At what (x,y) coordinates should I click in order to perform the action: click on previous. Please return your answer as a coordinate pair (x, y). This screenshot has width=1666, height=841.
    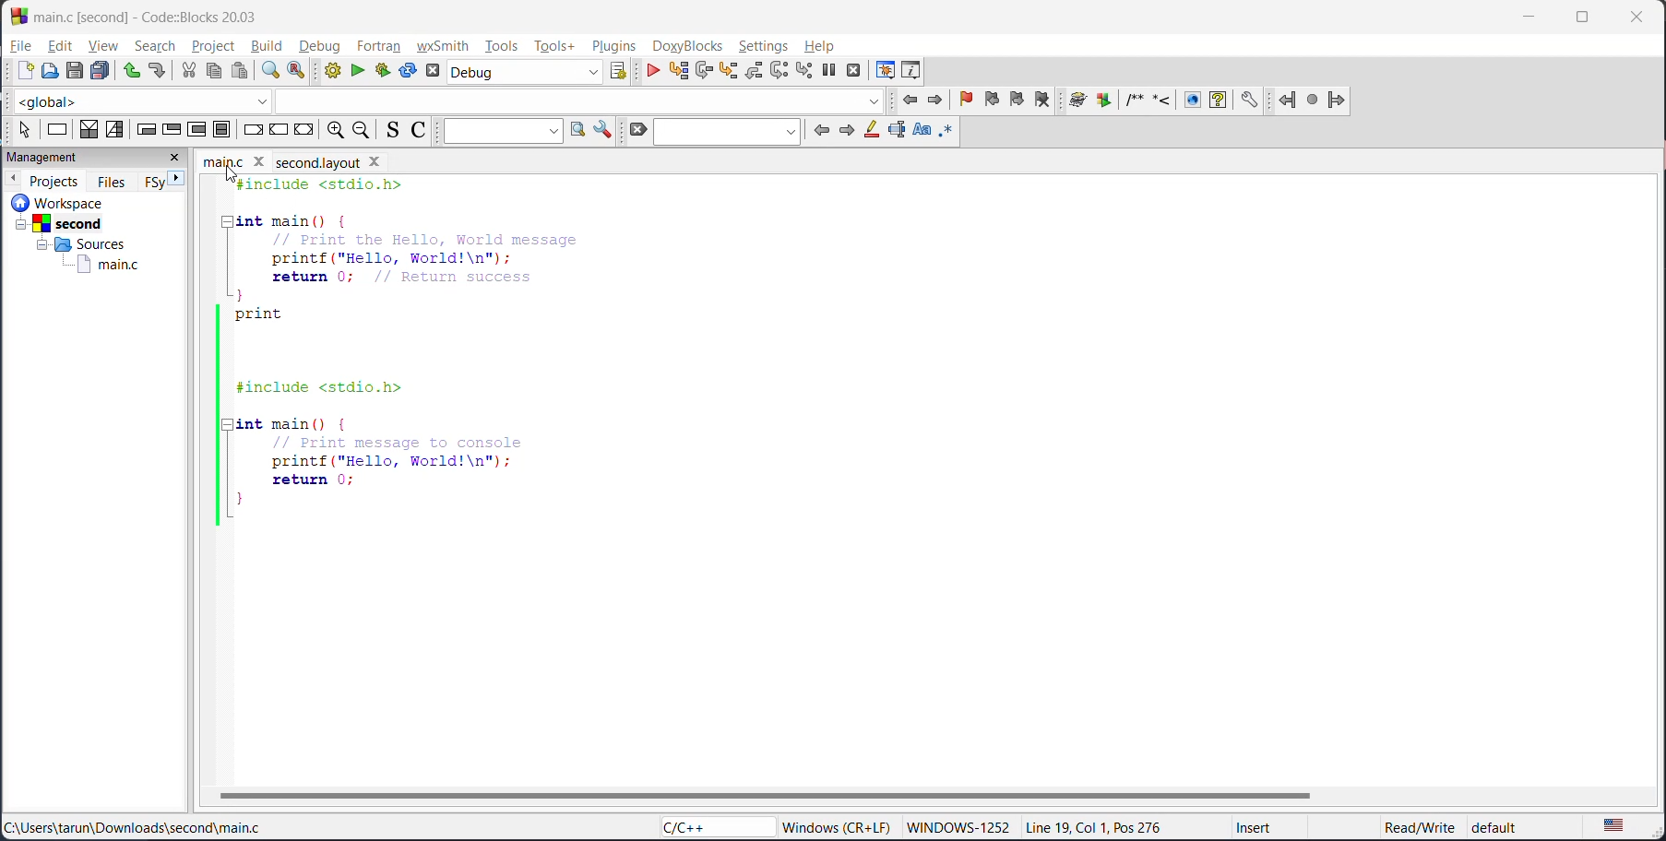
    Looking at the image, I should click on (821, 132).